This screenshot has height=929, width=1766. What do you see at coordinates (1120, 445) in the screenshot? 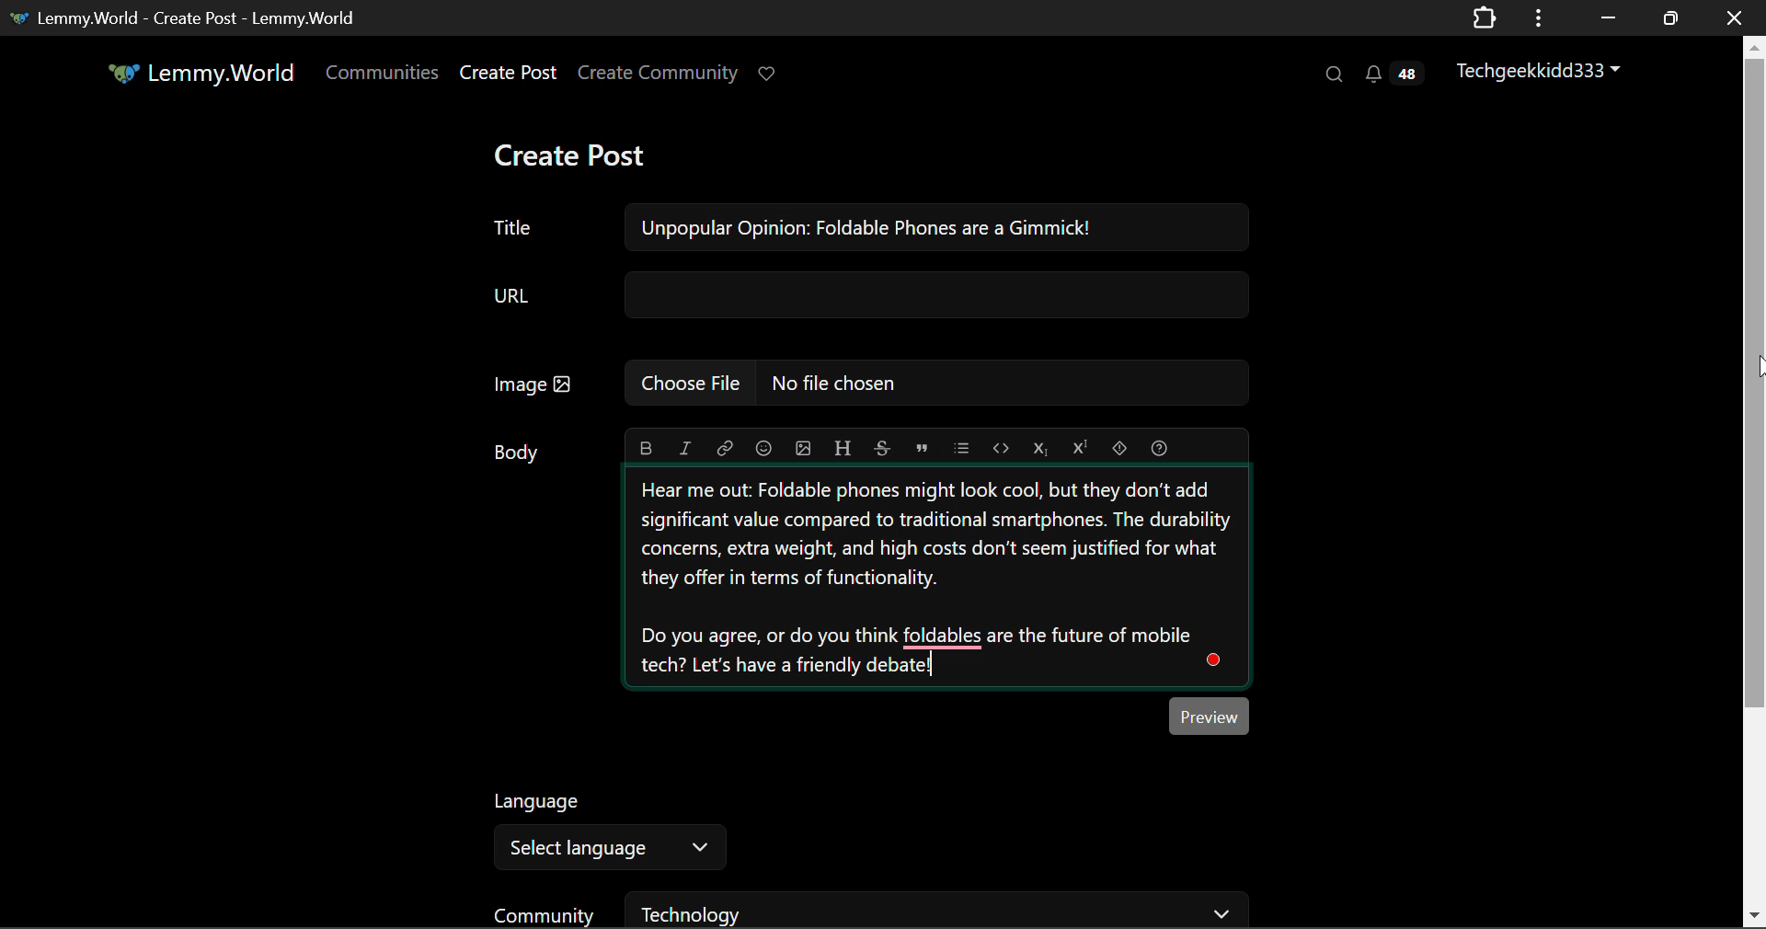
I see `spoiler` at bounding box center [1120, 445].